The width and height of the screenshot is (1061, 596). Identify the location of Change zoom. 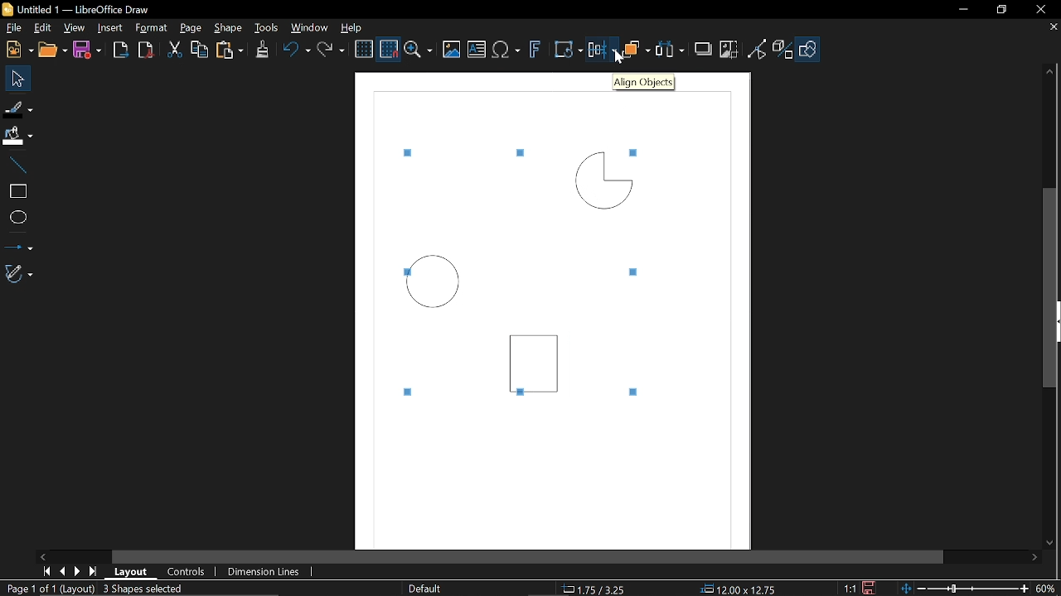
(963, 589).